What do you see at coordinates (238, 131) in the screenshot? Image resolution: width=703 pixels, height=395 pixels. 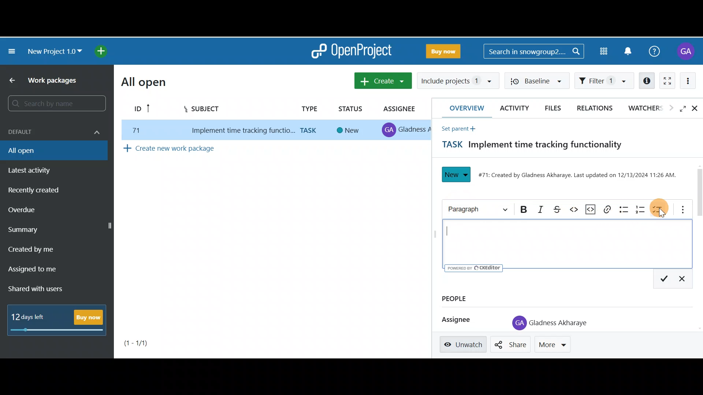 I see `implement time tracking function..` at bounding box center [238, 131].